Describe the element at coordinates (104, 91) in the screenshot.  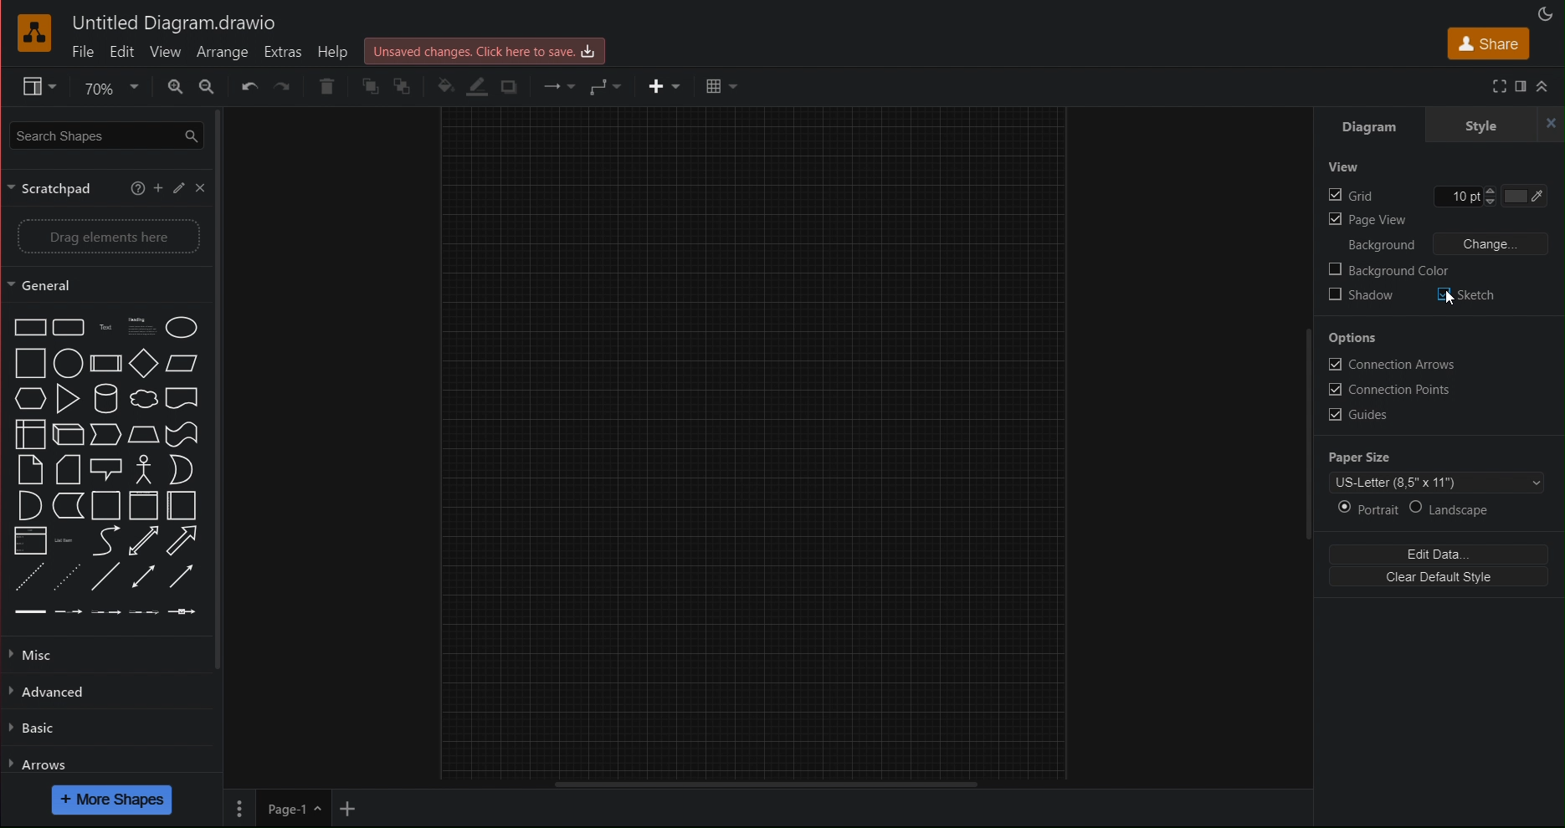
I see `Zoom` at that location.